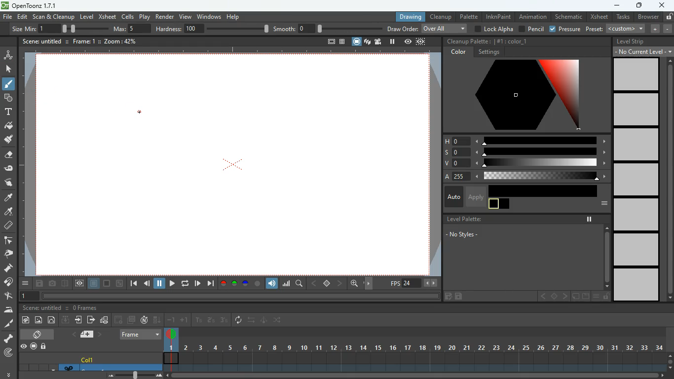 The height and width of the screenshot is (379, 674). What do you see at coordinates (564, 297) in the screenshot?
I see `right` at bounding box center [564, 297].